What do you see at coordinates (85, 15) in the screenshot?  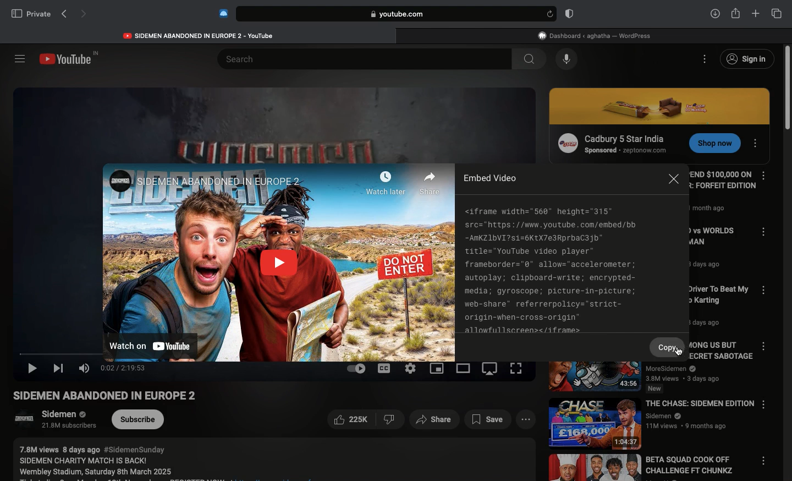 I see `Next page` at bounding box center [85, 15].